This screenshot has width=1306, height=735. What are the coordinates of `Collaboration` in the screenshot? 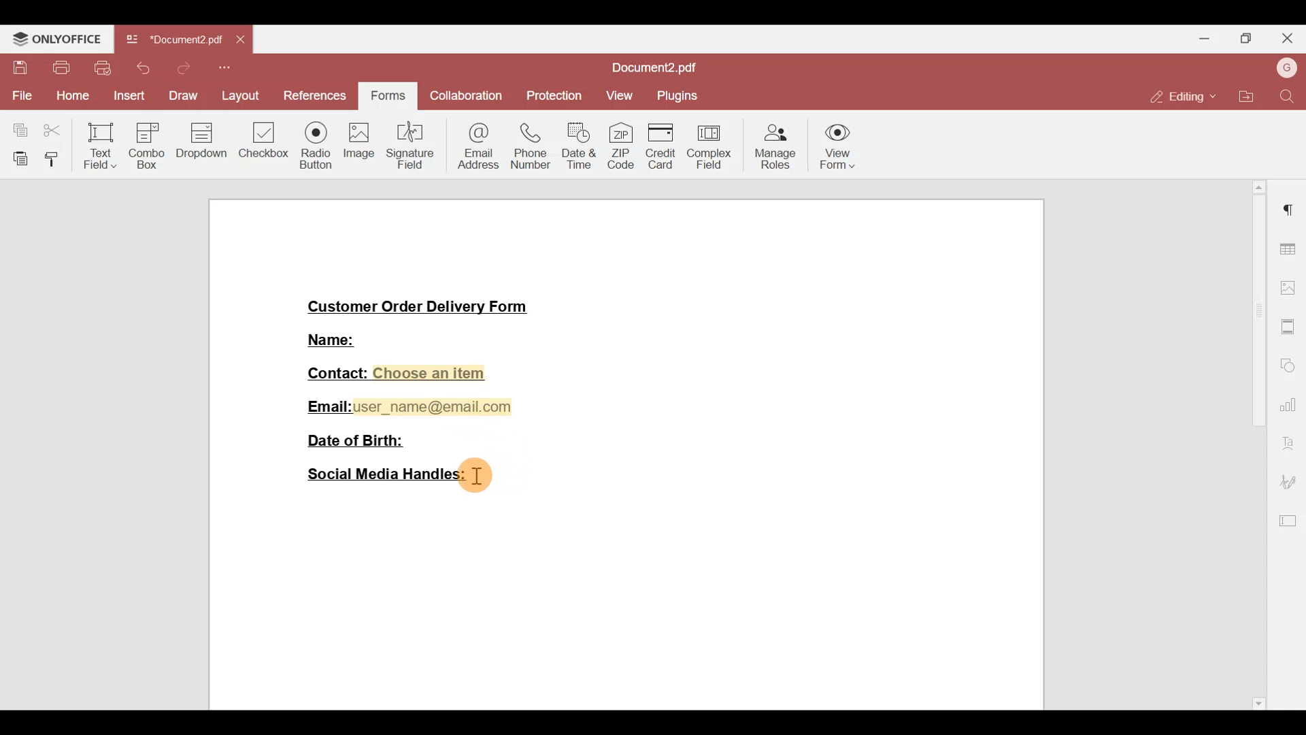 It's located at (467, 97).